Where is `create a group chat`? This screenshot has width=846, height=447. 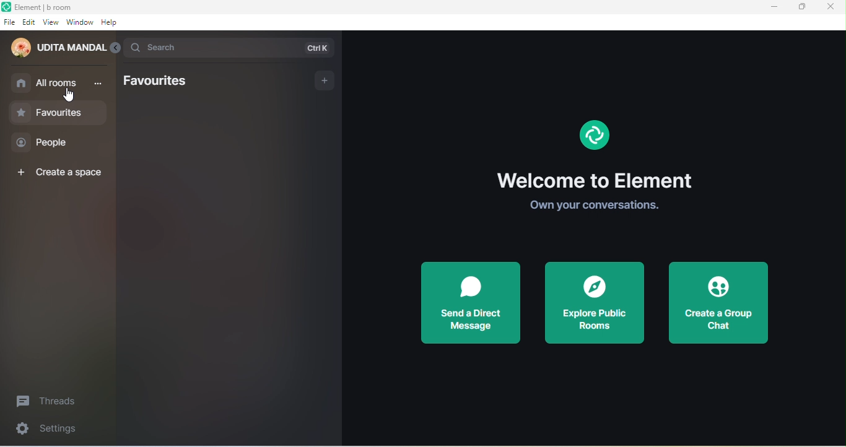 create a group chat is located at coordinates (725, 302).